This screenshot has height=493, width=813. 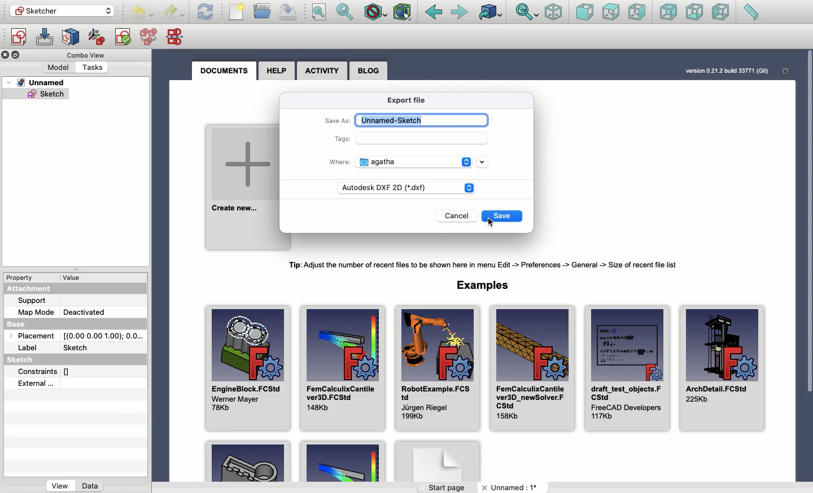 What do you see at coordinates (250, 462) in the screenshot?
I see `Example 1` at bounding box center [250, 462].